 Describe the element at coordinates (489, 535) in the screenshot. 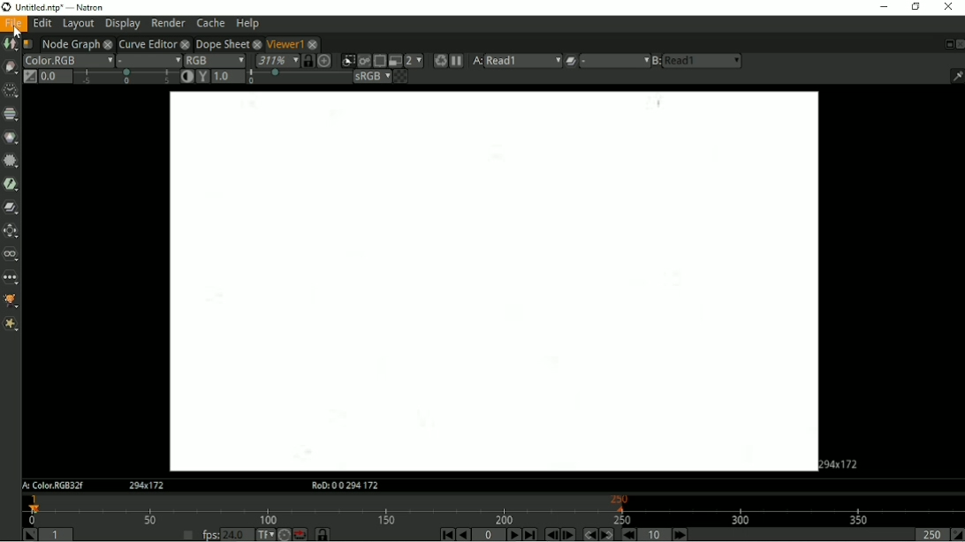

I see `Current frame` at that location.